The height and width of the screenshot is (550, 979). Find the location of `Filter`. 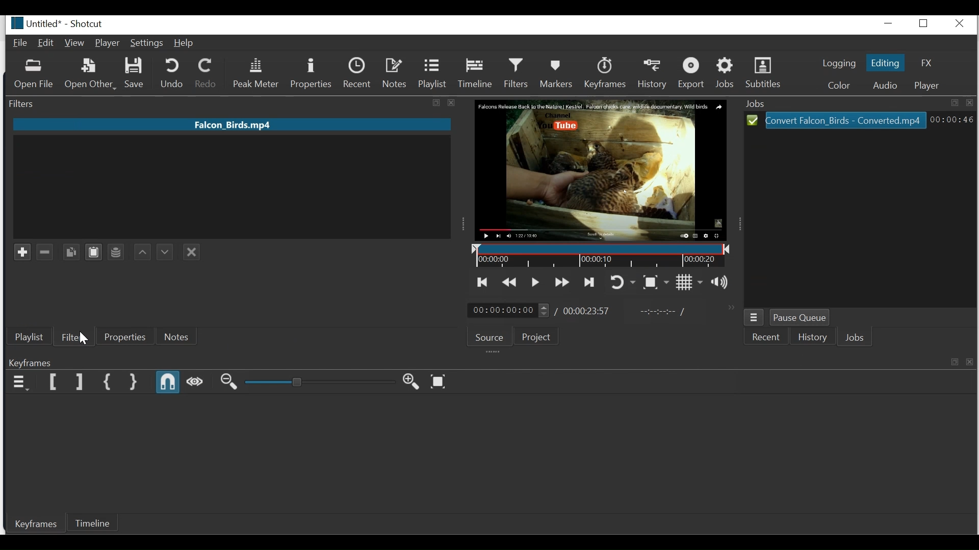

Filter is located at coordinates (71, 339).